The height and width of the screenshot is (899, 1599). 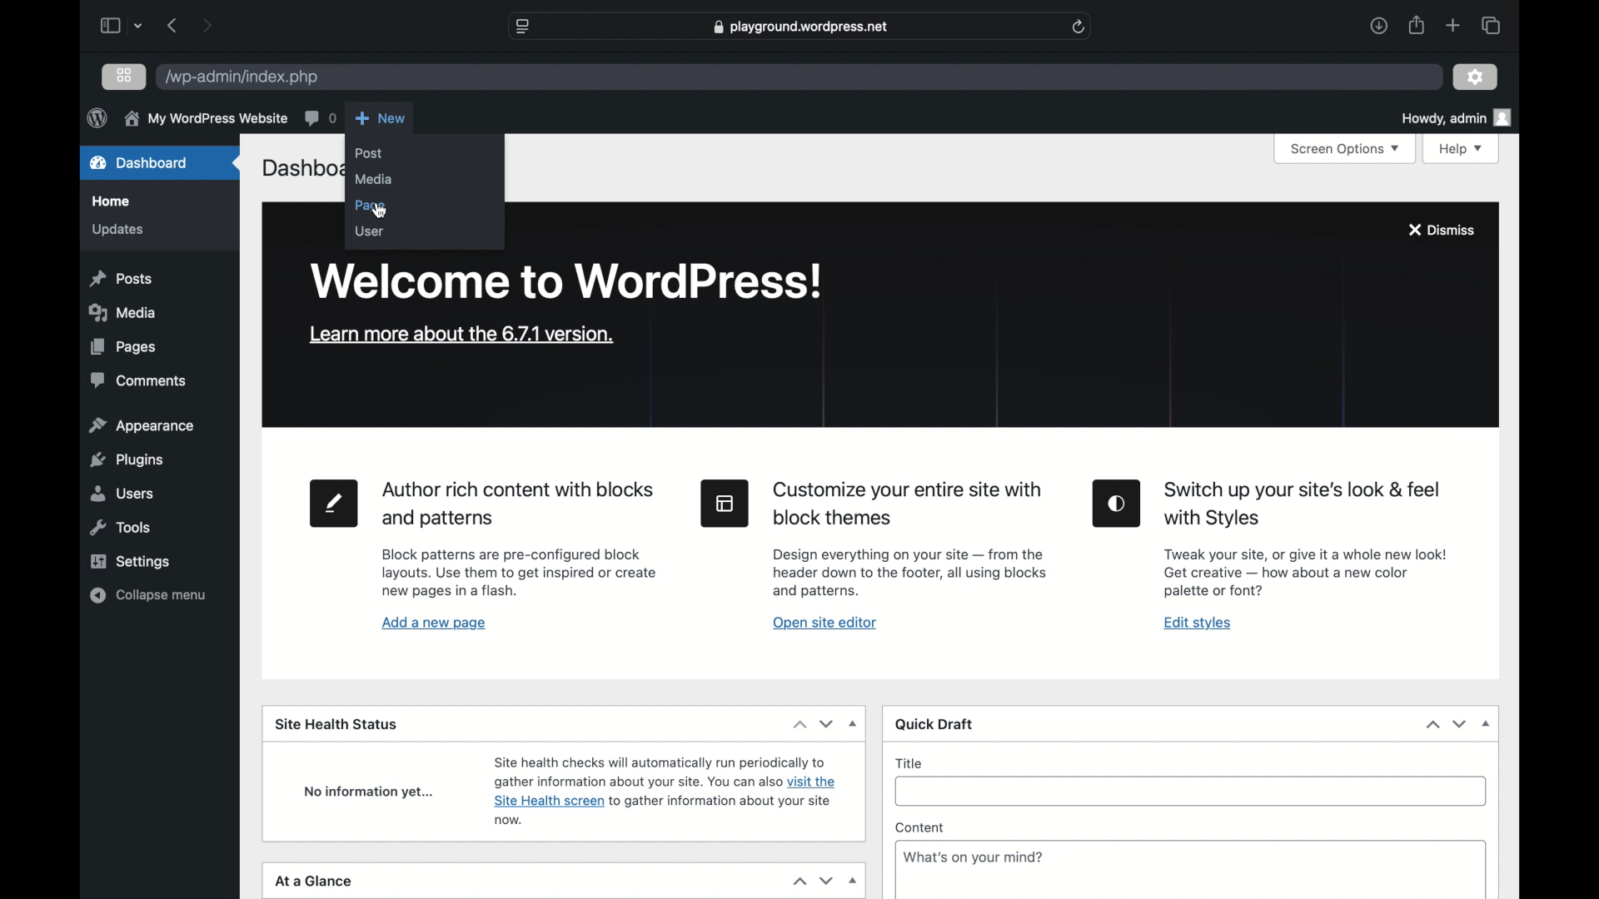 I want to click on media, so click(x=375, y=180).